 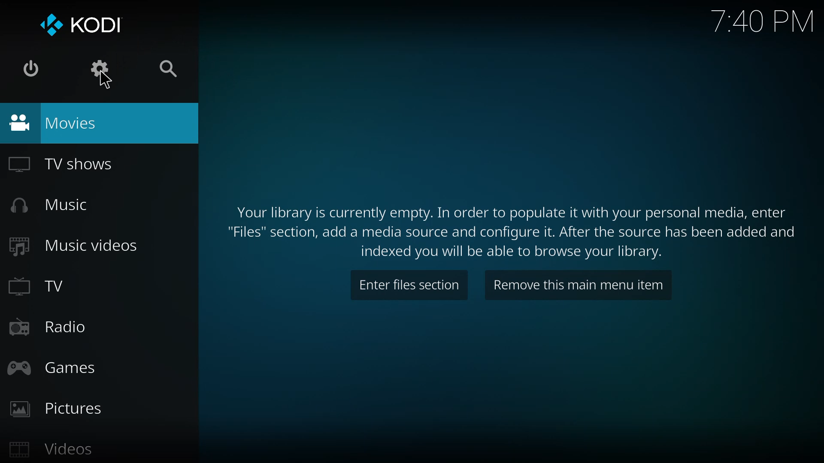 I want to click on movies, so click(x=58, y=122).